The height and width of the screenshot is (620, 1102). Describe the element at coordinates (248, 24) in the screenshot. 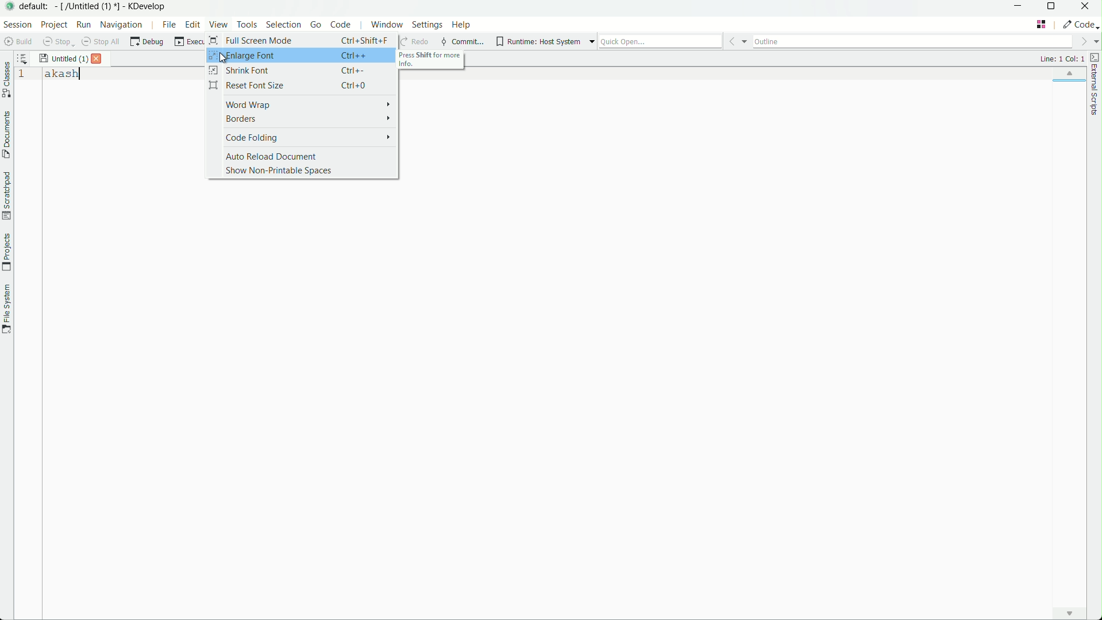

I see `tools` at that location.